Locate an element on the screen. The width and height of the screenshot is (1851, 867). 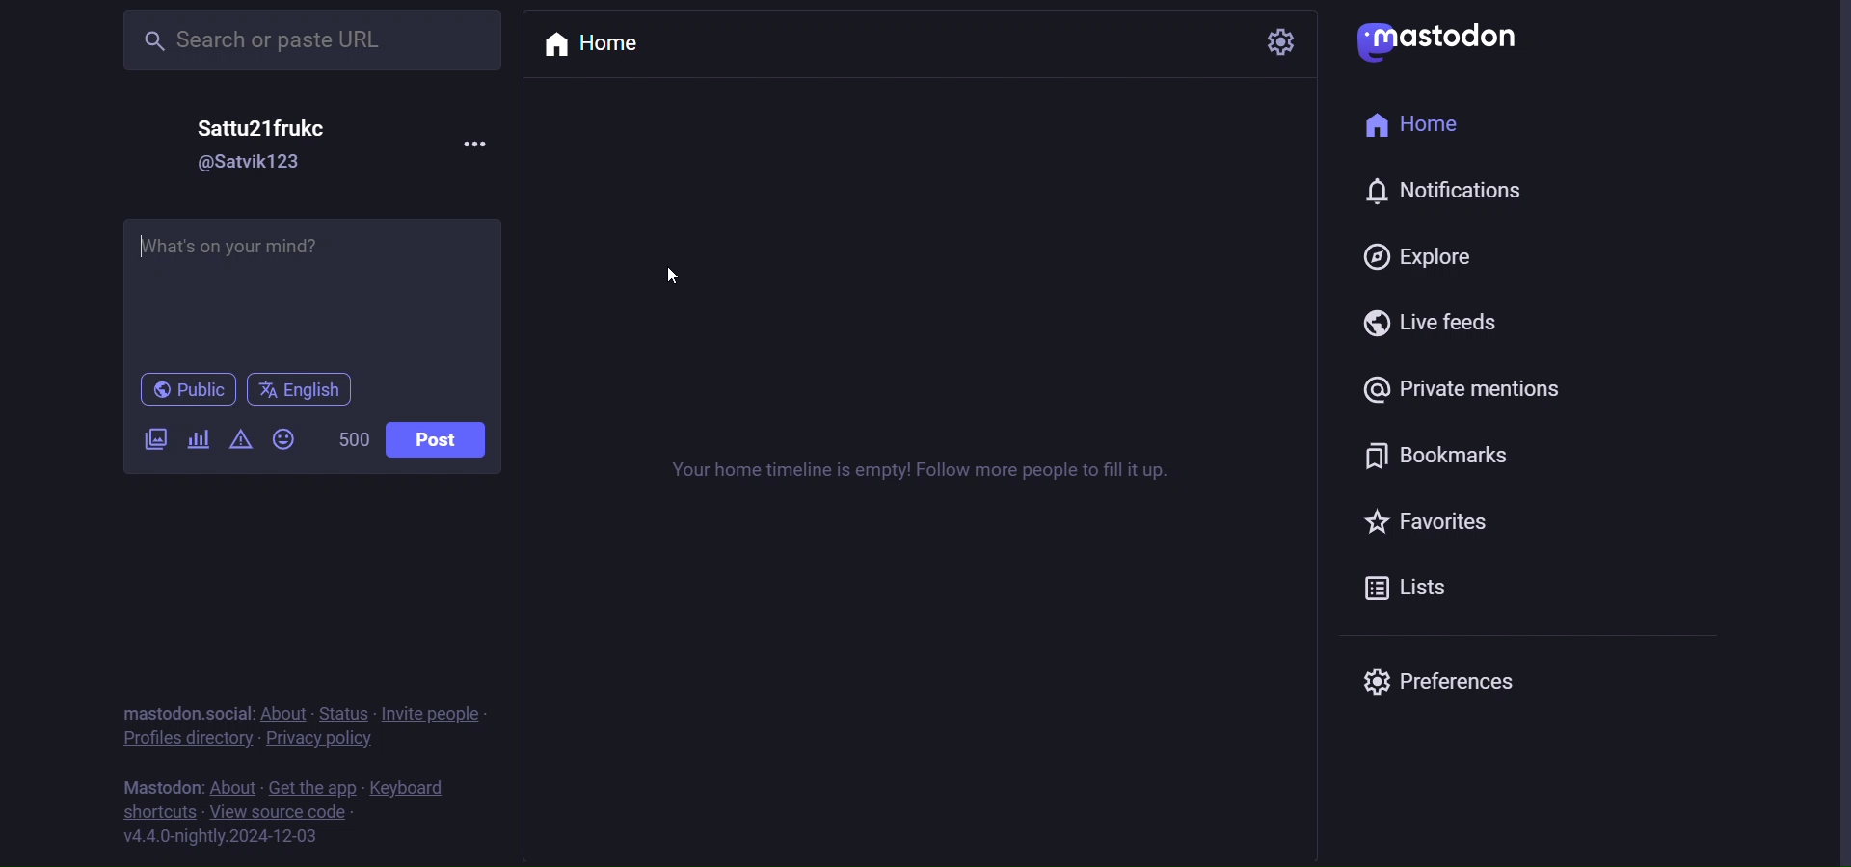
profiles is located at coordinates (188, 739).